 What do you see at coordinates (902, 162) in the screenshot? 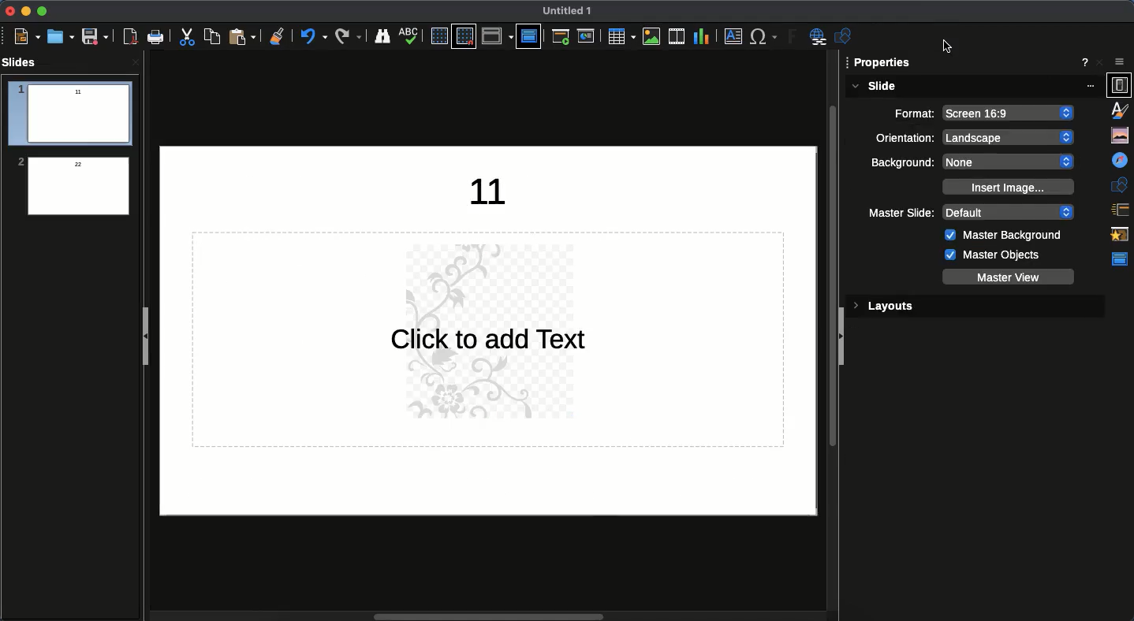
I see `Background` at bounding box center [902, 162].